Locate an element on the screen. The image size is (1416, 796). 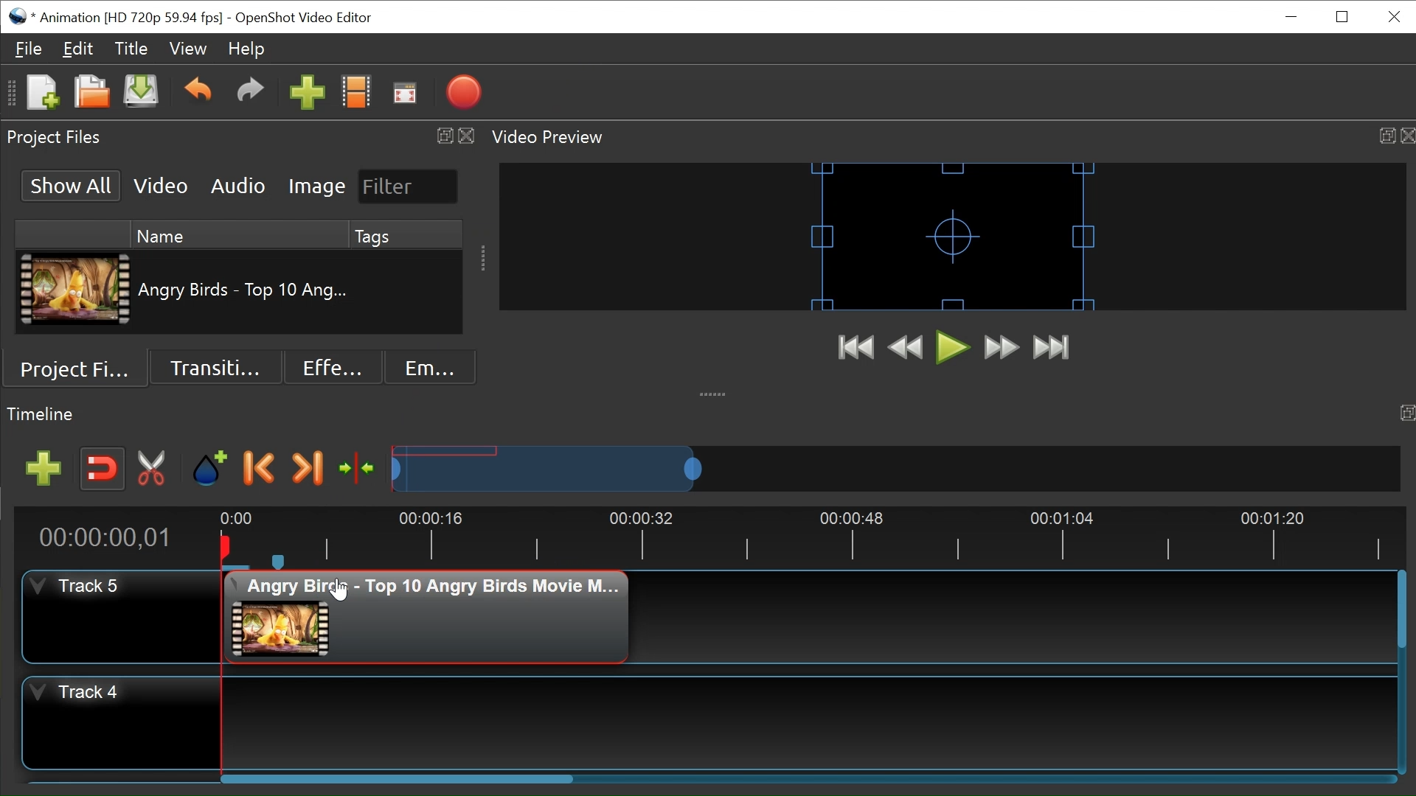
Zoom Slider is located at coordinates (895, 468).